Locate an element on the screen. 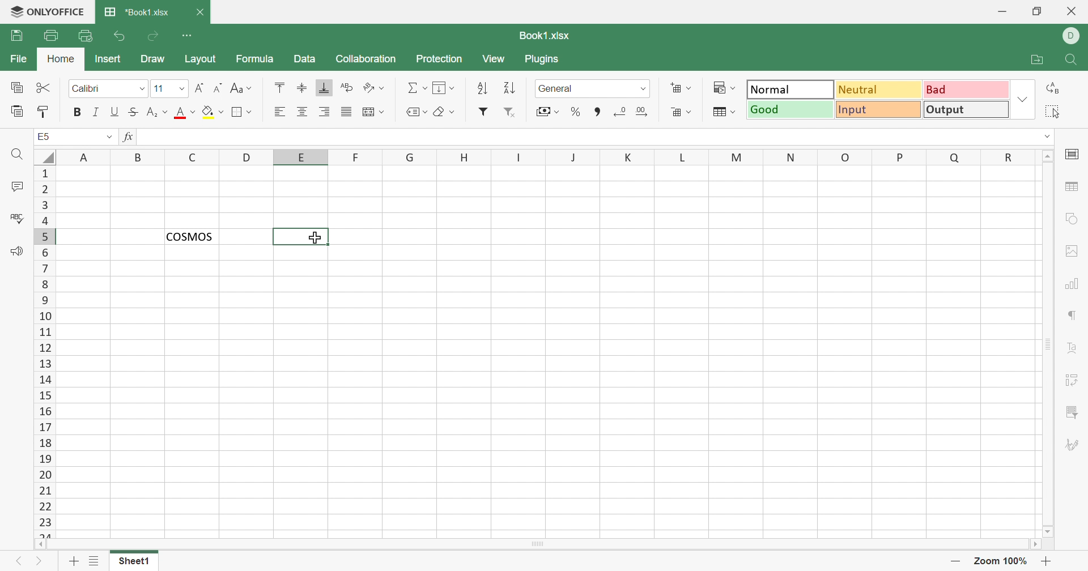 This screenshot has height=571, width=1088. Find is located at coordinates (1072, 61).